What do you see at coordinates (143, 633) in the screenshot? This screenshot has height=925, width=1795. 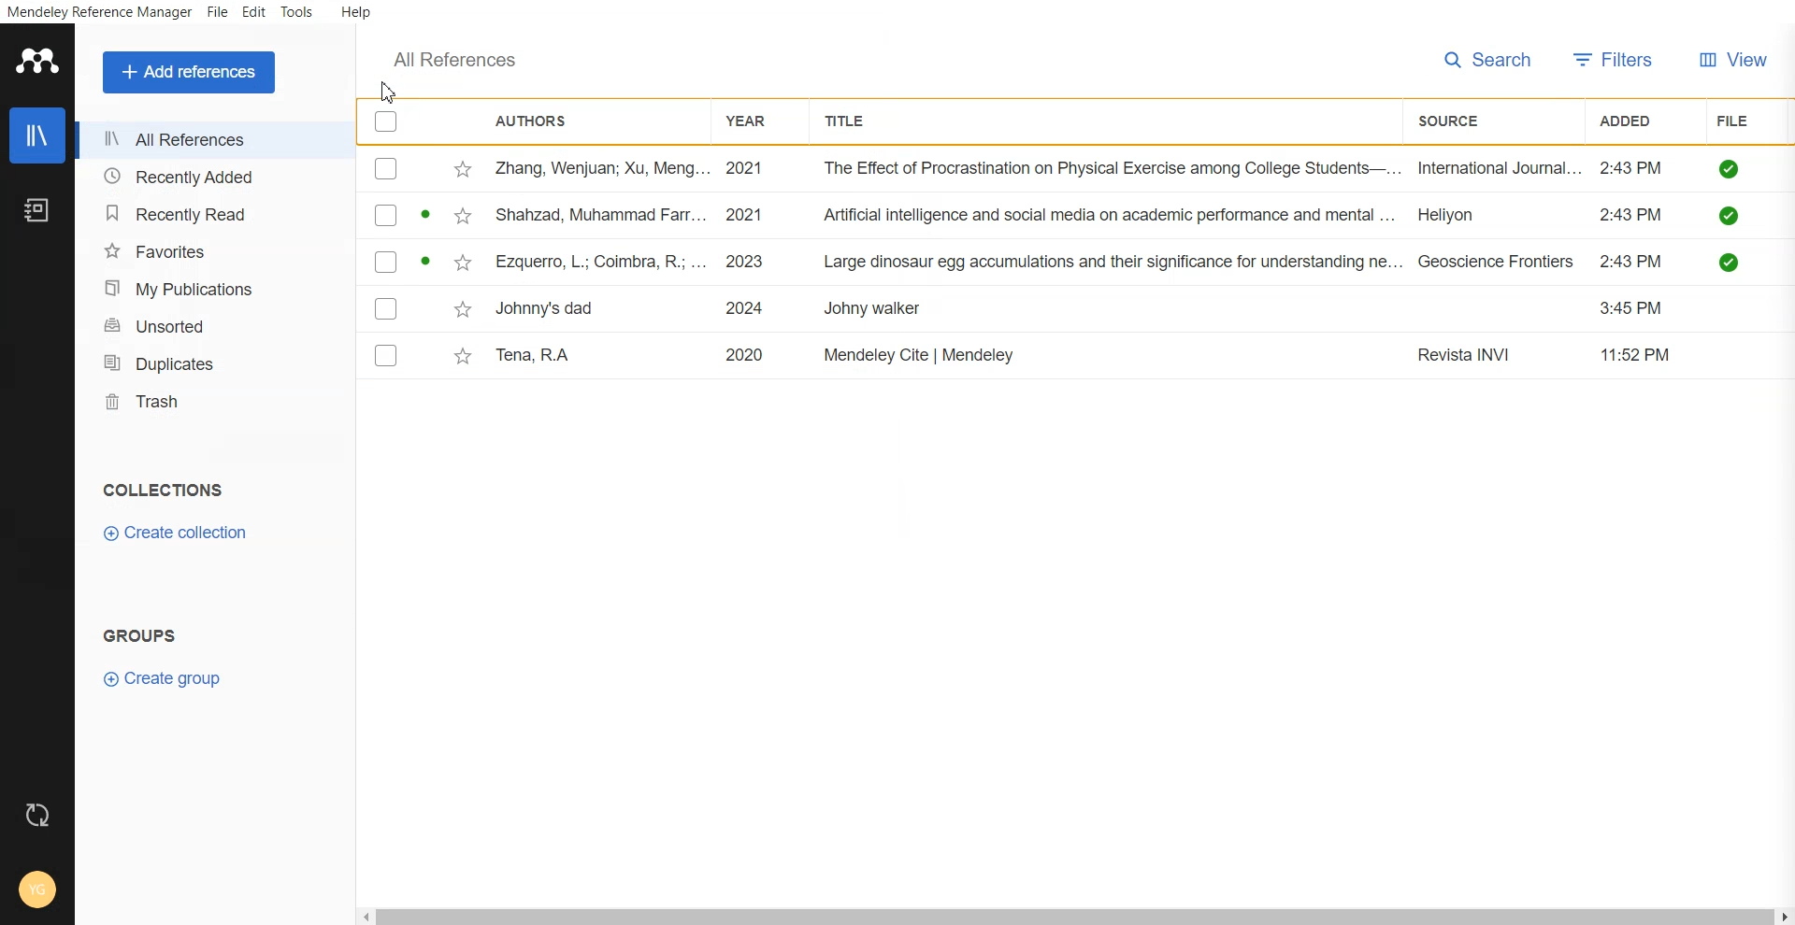 I see `Text` at bounding box center [143, 633].